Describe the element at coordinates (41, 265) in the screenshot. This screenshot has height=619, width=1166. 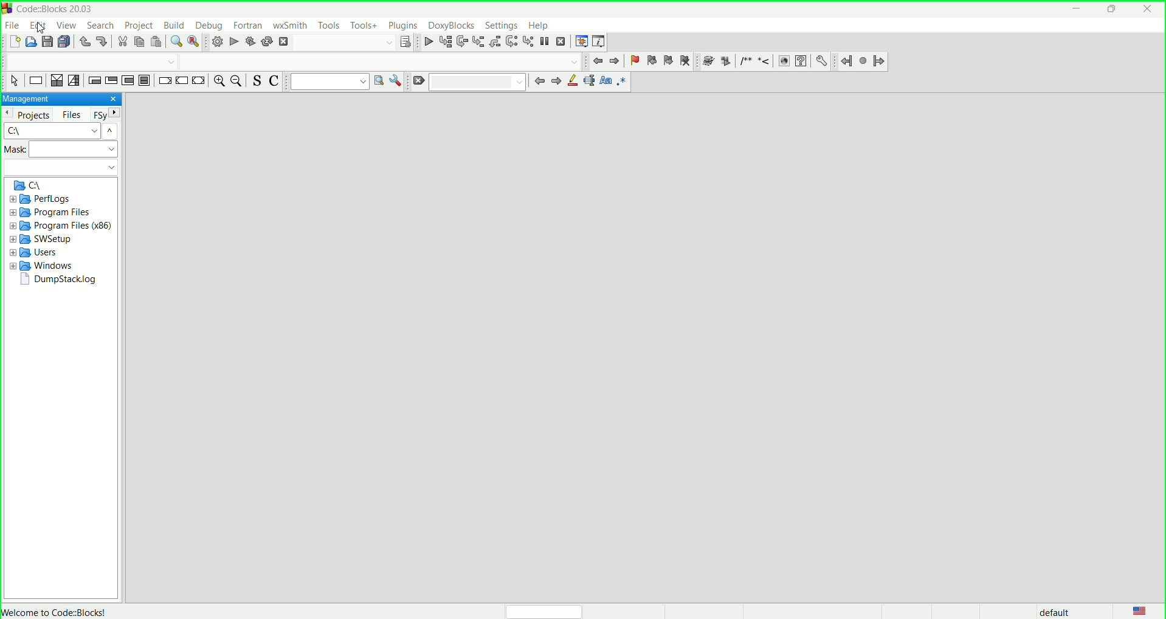
I see `windows` at that location.